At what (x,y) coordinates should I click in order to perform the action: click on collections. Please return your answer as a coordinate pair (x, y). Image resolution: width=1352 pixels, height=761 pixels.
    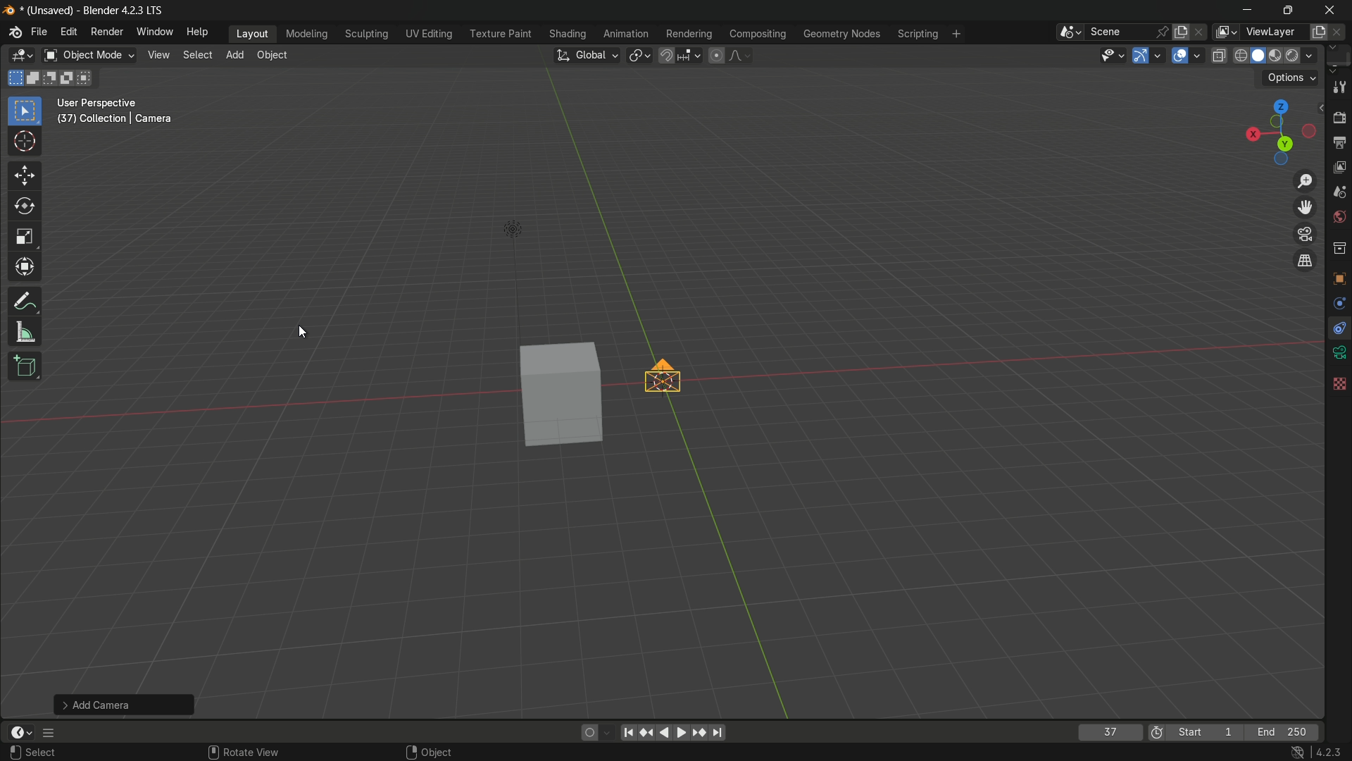
    Looking at the image, I should click on (1339, 248).